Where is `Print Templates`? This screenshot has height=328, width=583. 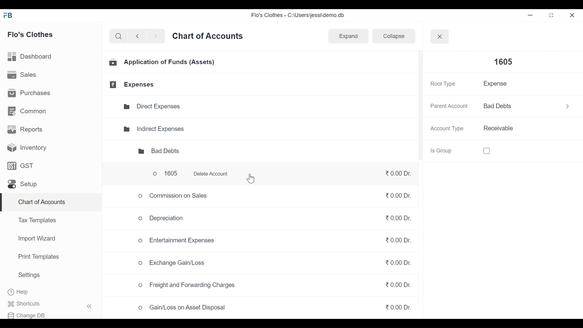
Print Templates is located at coordinates (38, 257).